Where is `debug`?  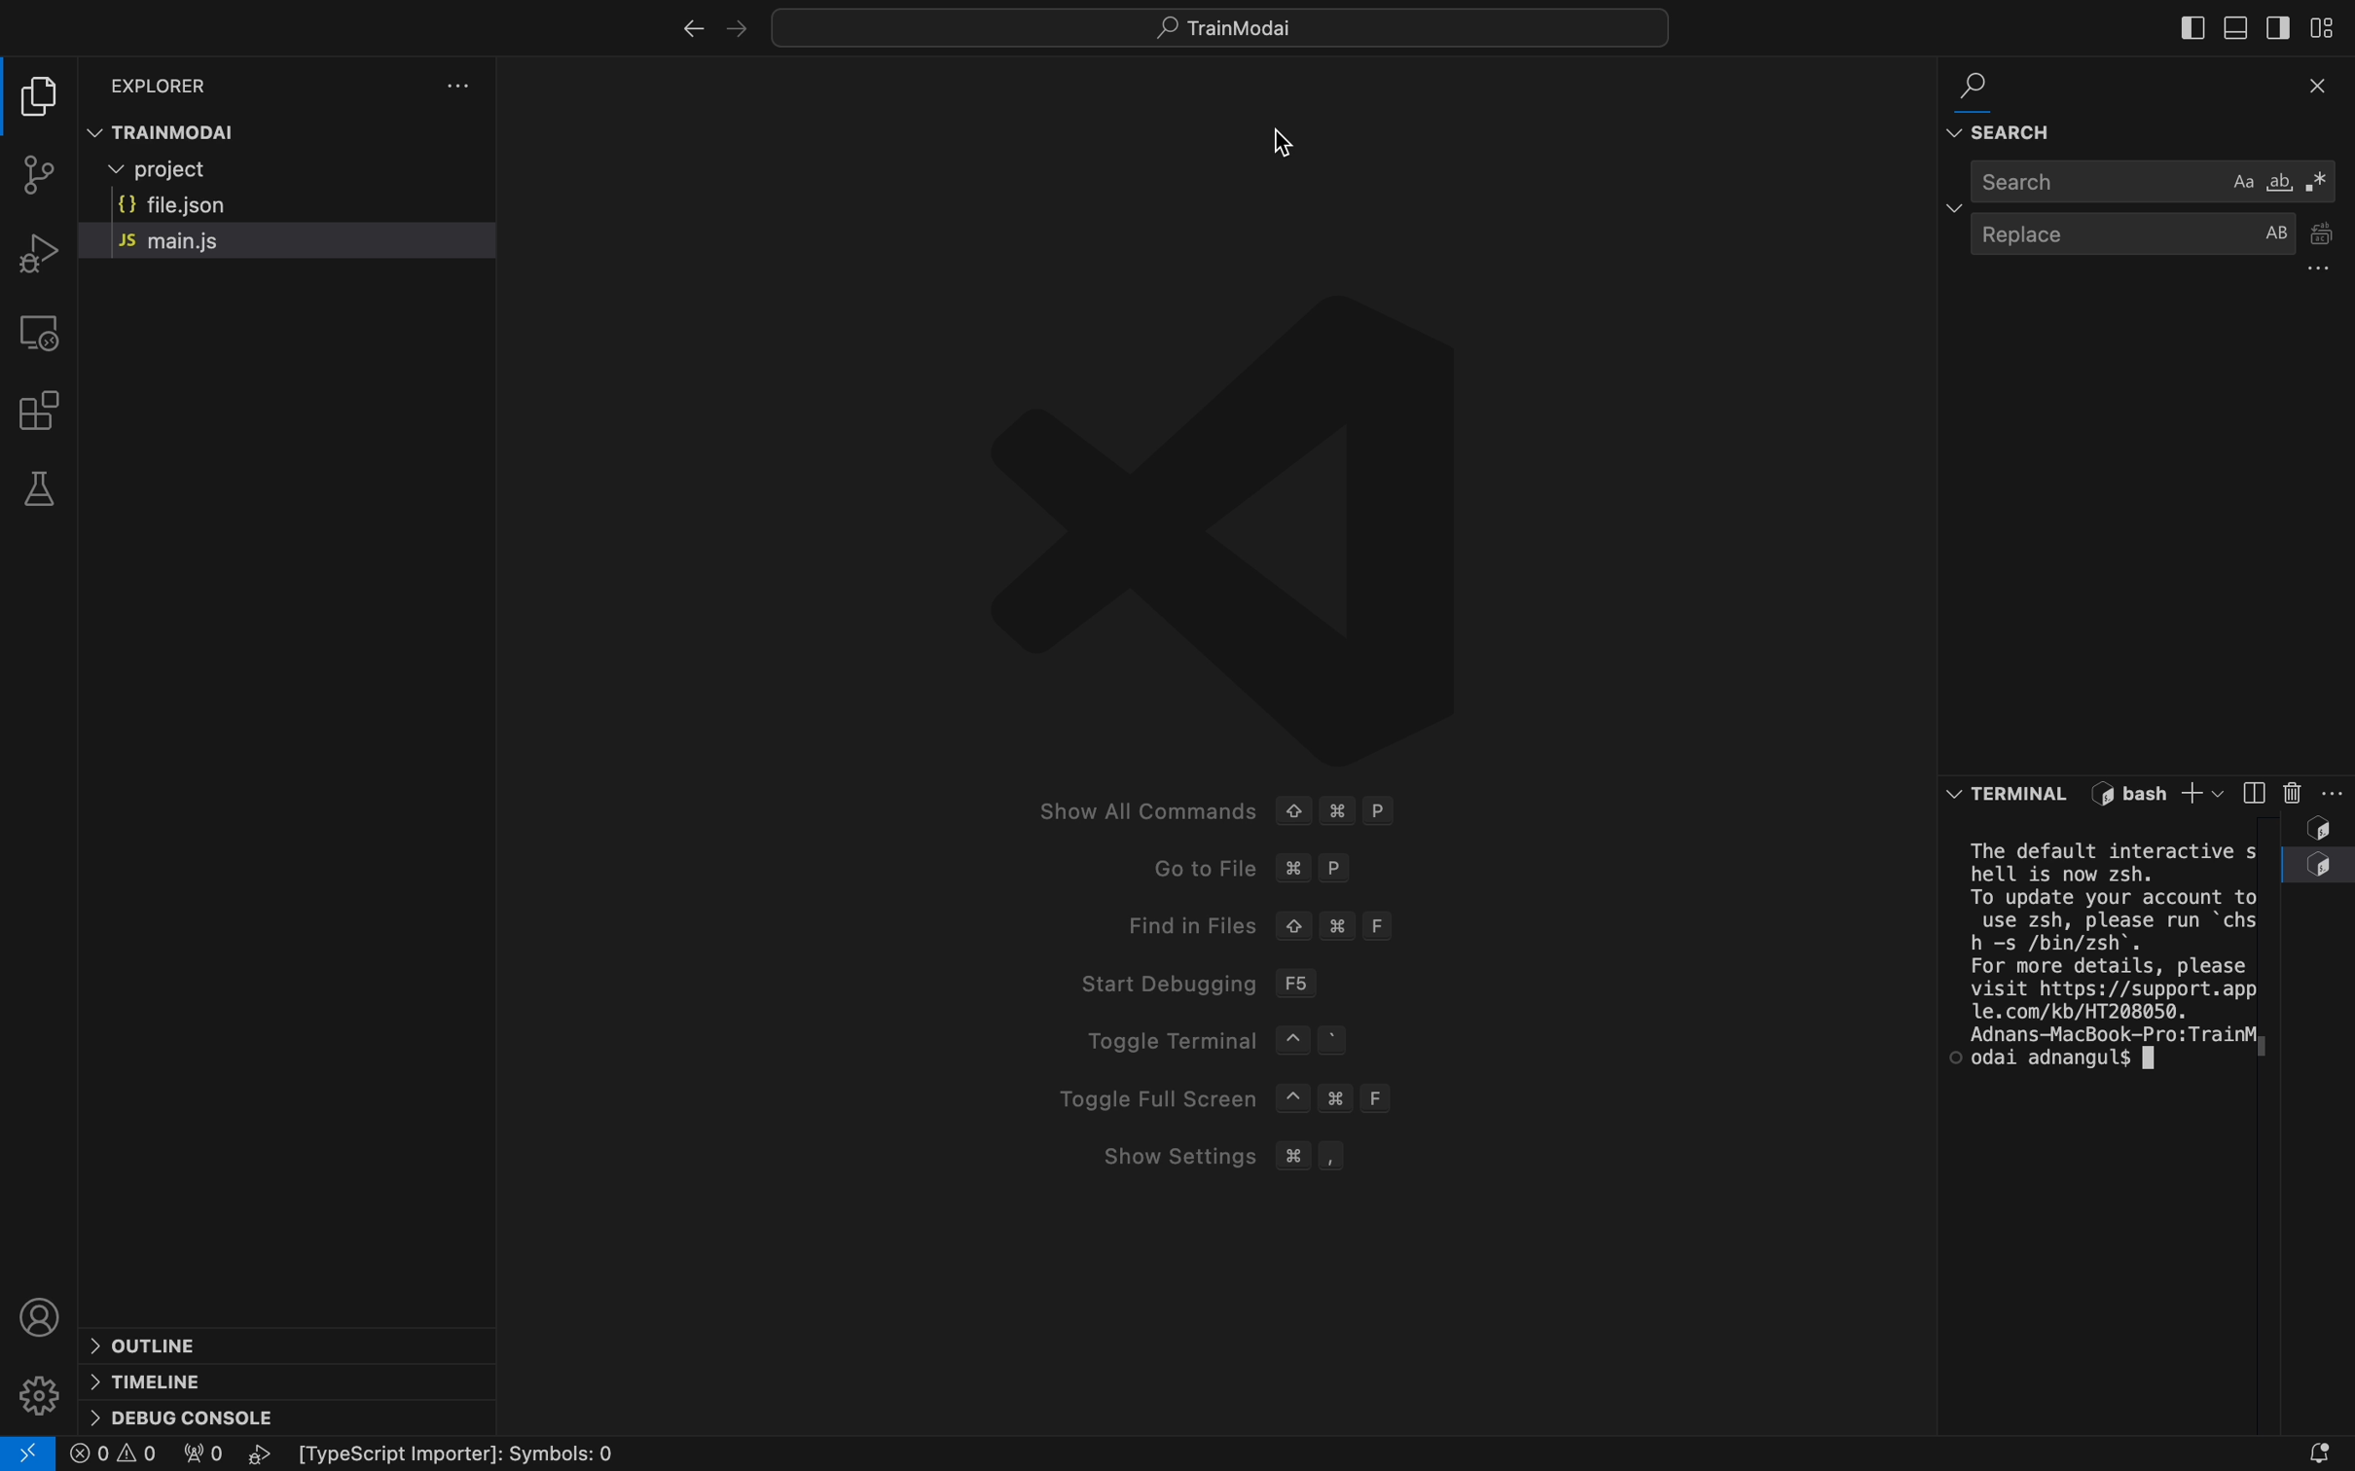
debug is located at coordinates (185, 1416).